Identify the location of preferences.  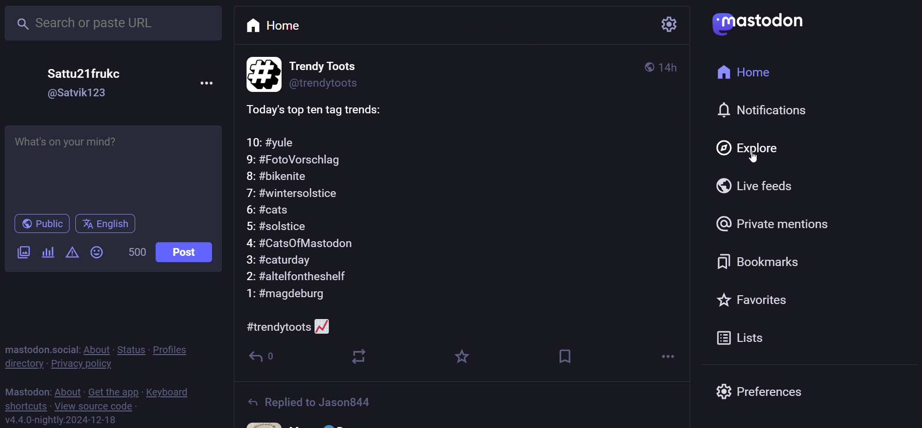
(786, 392).